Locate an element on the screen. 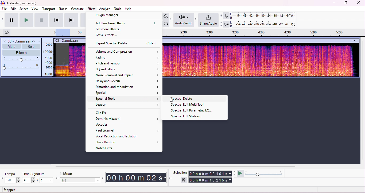 This screenshot has height=193, width=365. selection settings is located at coordinates (184, 180).